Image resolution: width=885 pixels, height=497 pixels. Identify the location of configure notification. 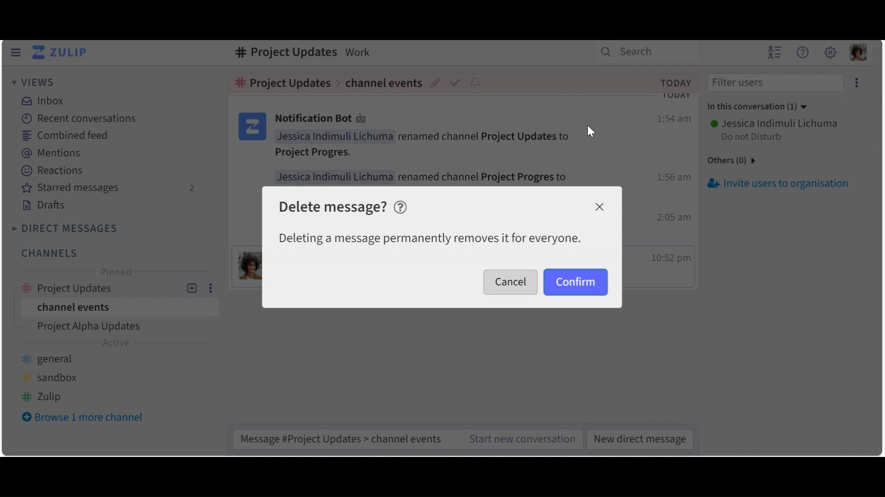
(475, 83).